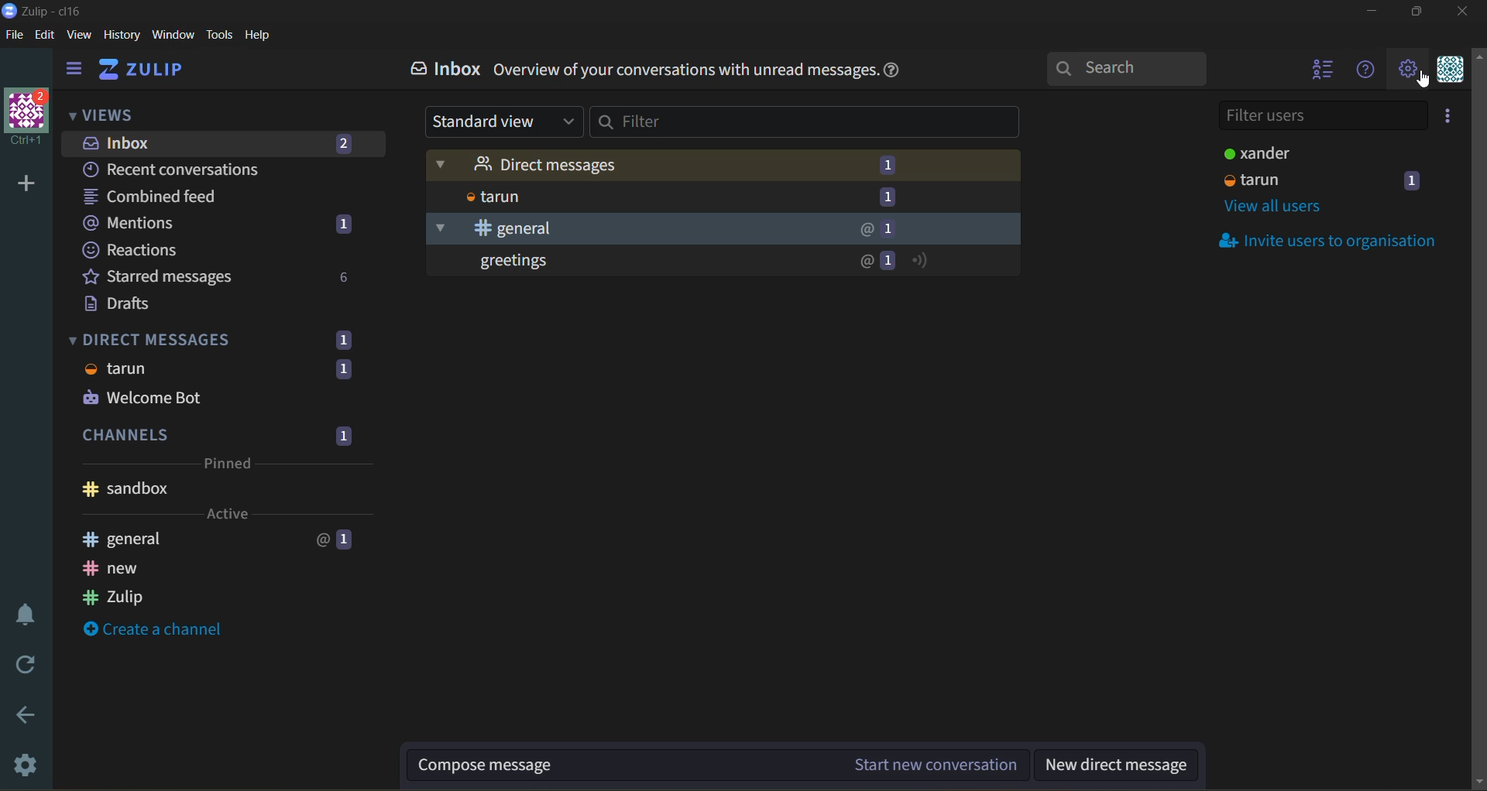 The image size is (1487, 791). Describe the element at coordinates (733, 261) in the screenshot. I see `greetings` at that location.